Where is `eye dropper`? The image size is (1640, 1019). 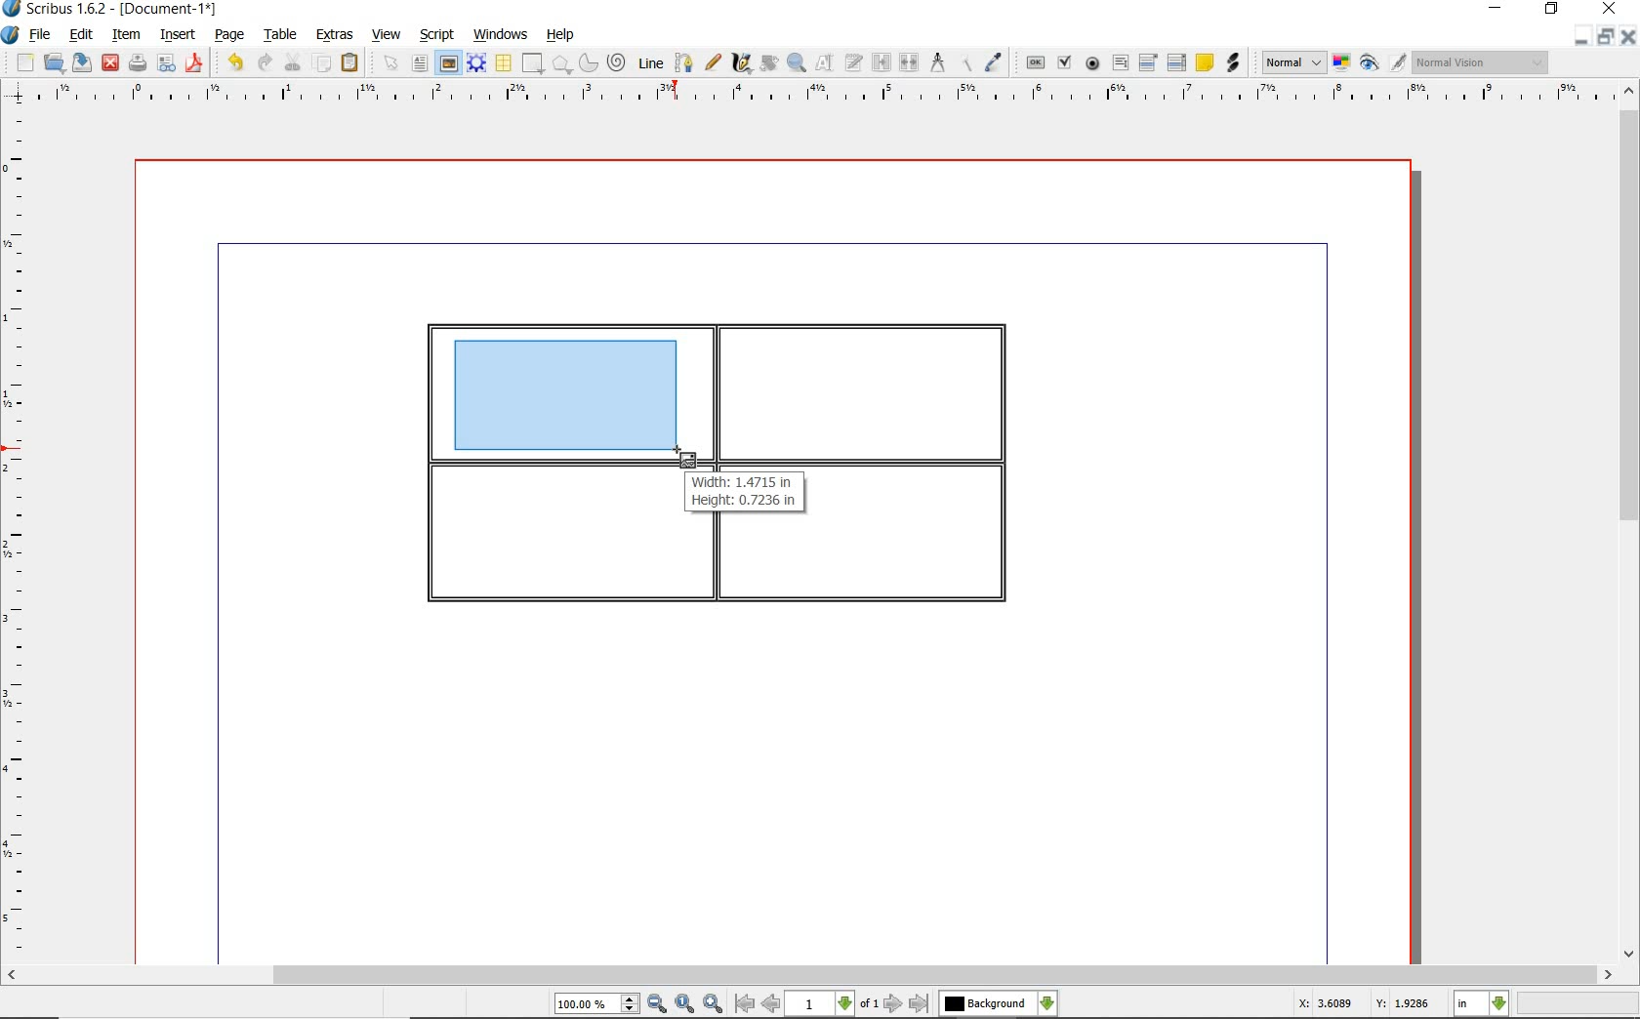
eye dropper is located at coordinates (994, 62).